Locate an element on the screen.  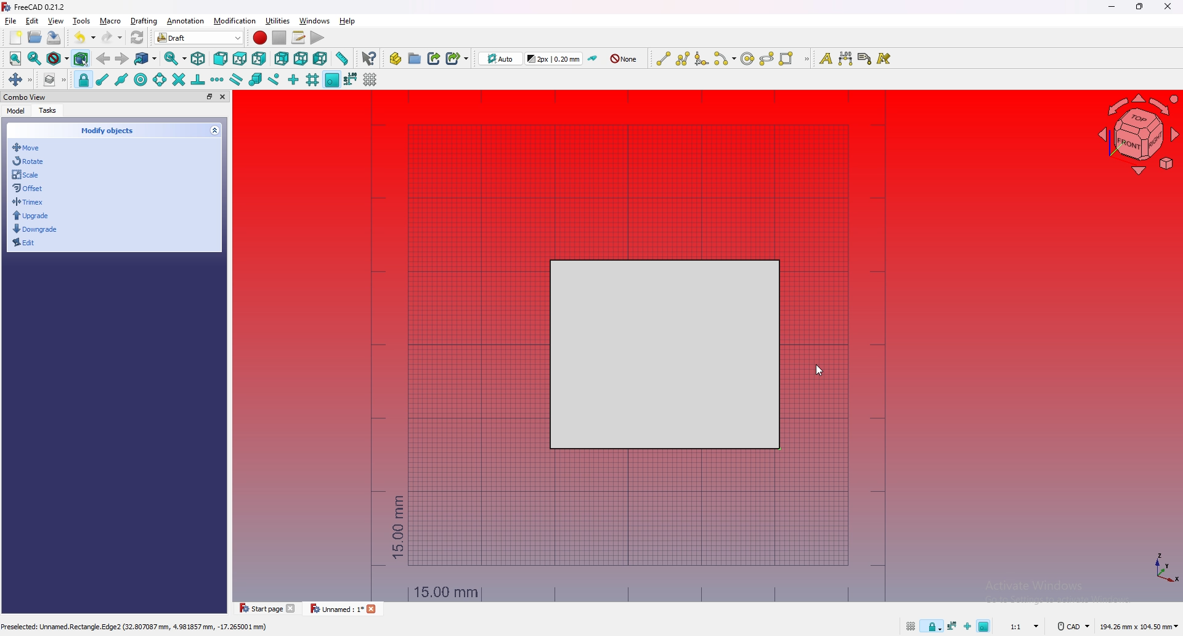
Macro recording is located at coordinates (260, 38).